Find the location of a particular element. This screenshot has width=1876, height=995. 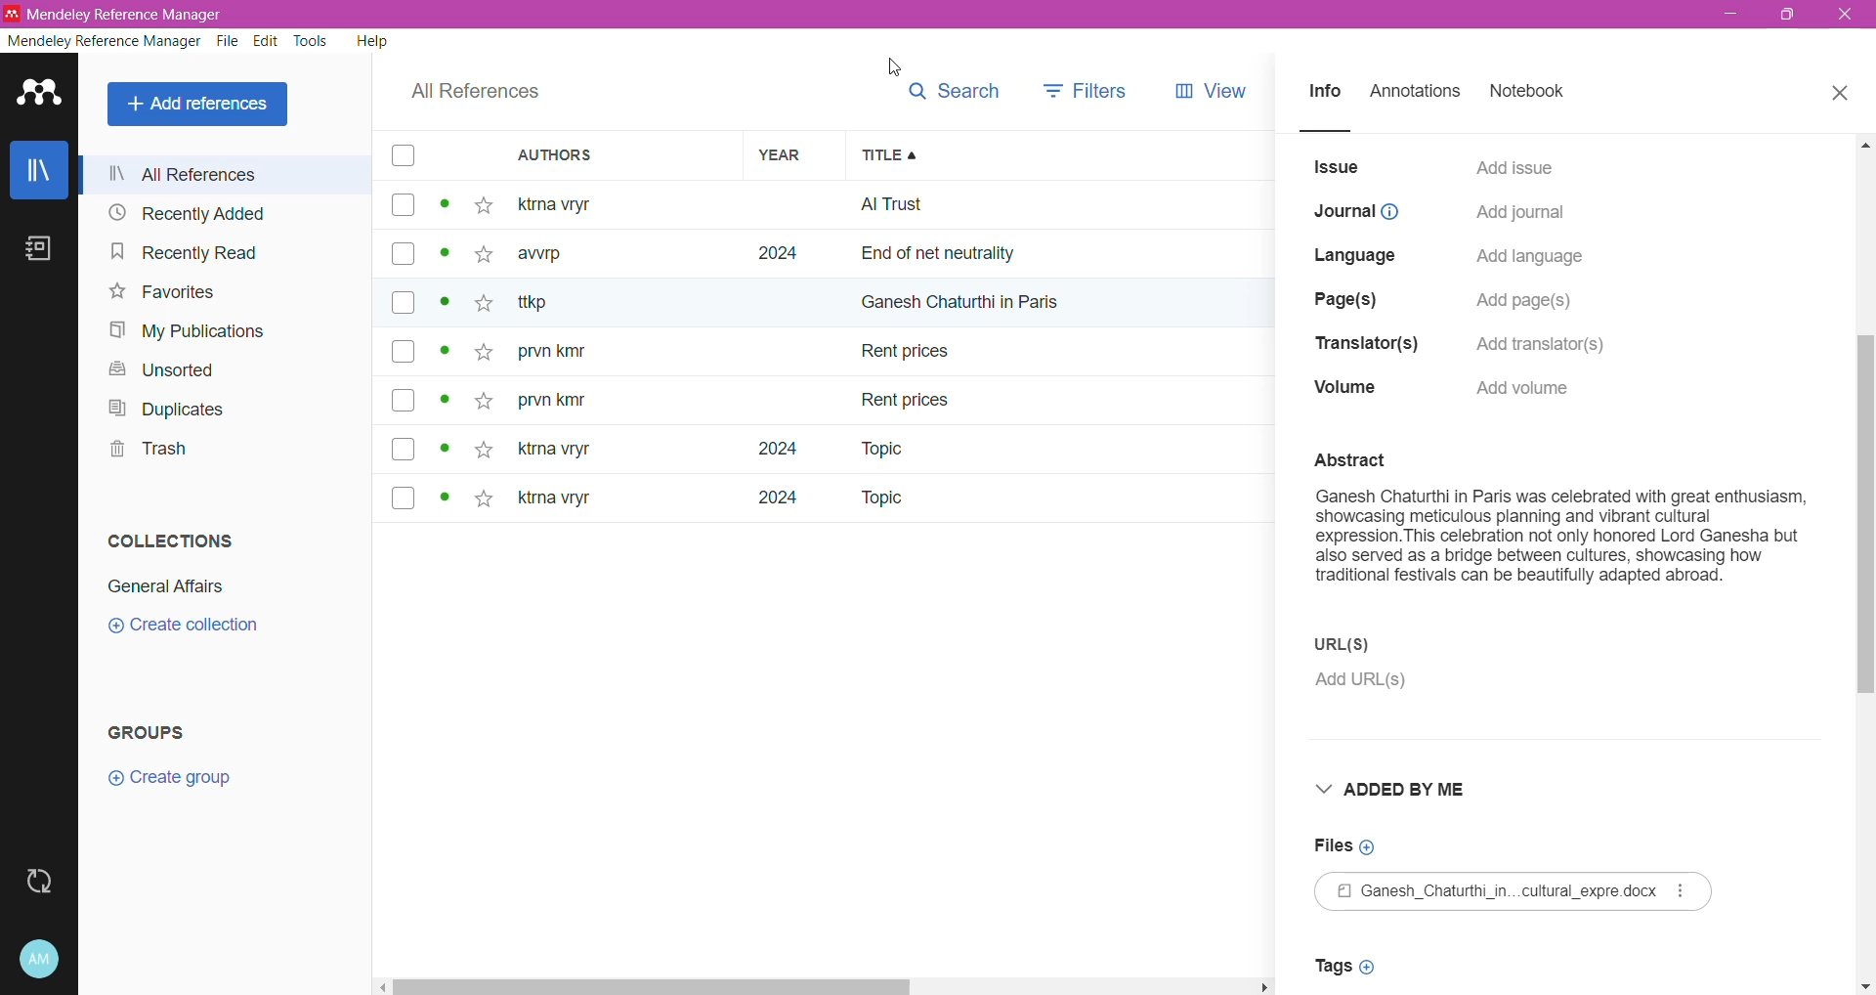

Abstract of the selected reference is located at coordinates (1561, 530).